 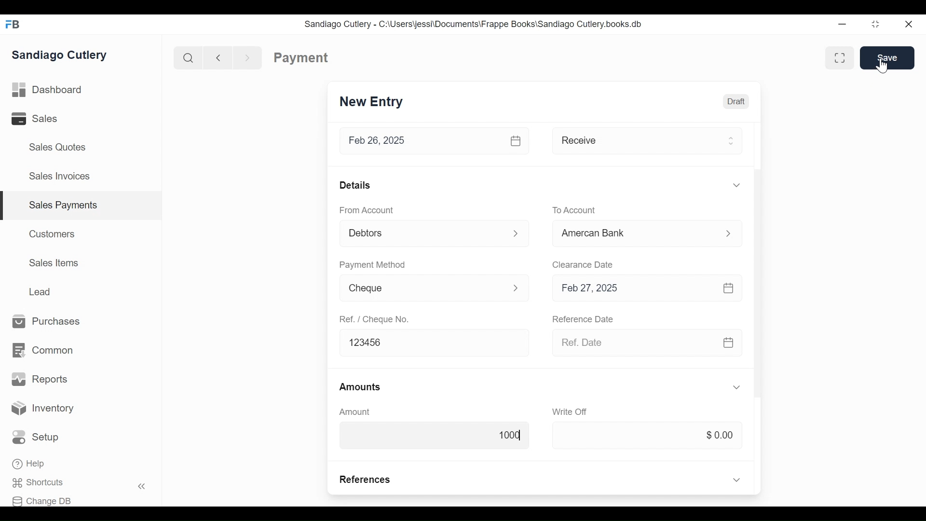 I want to click on Debtors, so click(x=422, y=232).